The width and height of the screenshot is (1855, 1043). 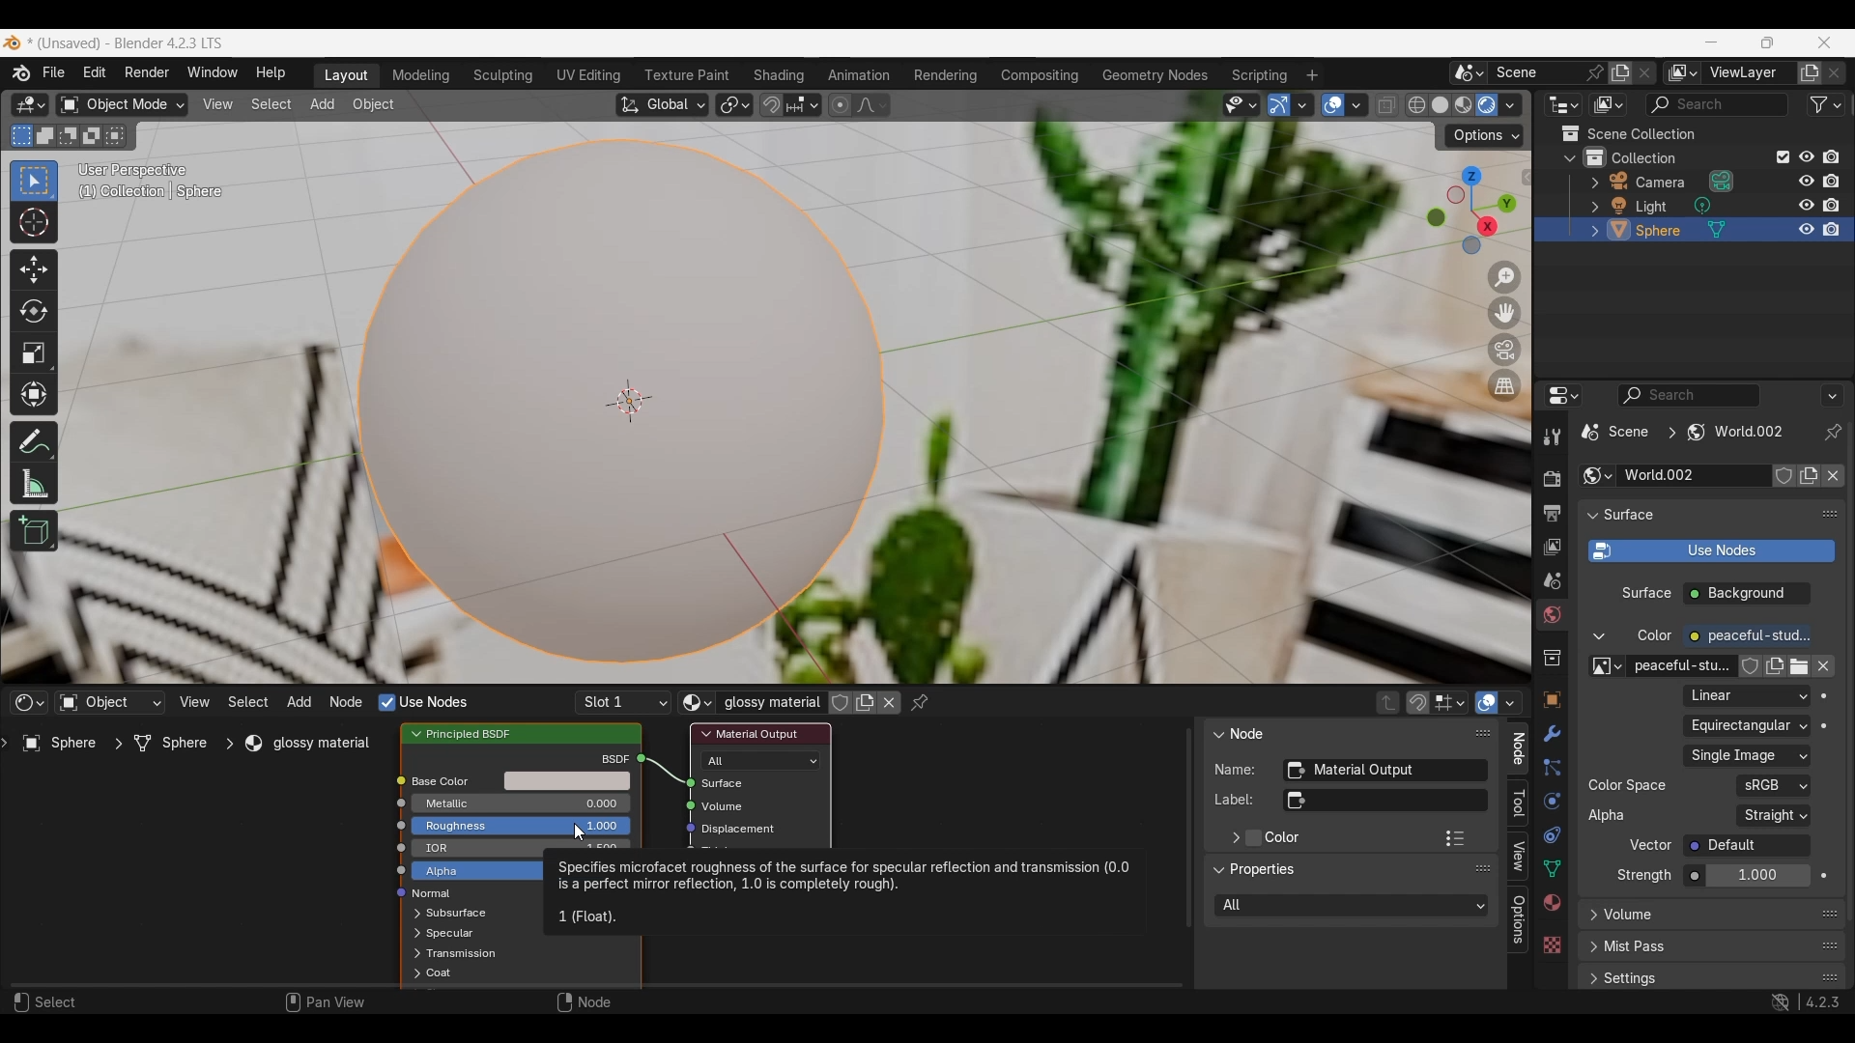 I want to click on Displacement, so click(x=745, y=830).